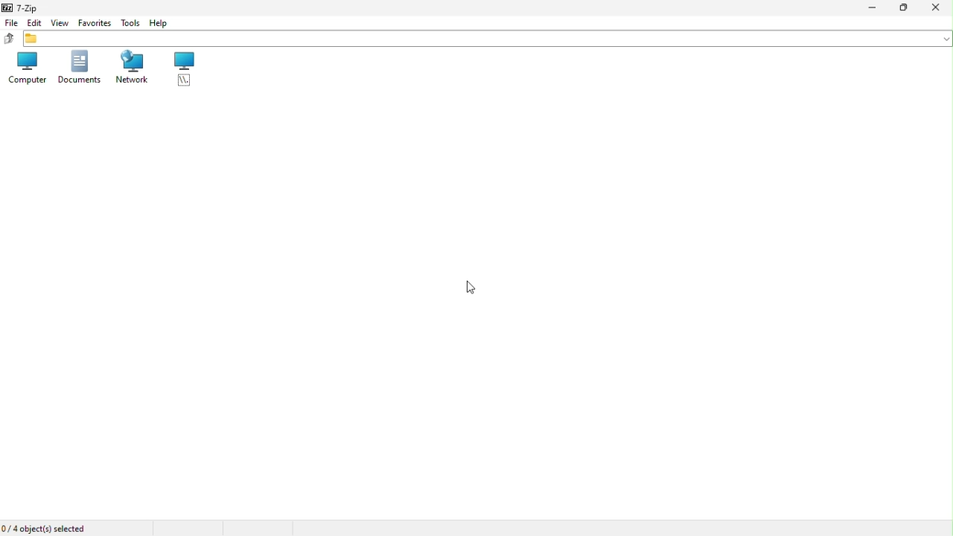 Image resolution: width=953 pixels, height=536 pixels. Describe the element at coordinates (35, 22) in the screenshot. I see `edit` at that location.